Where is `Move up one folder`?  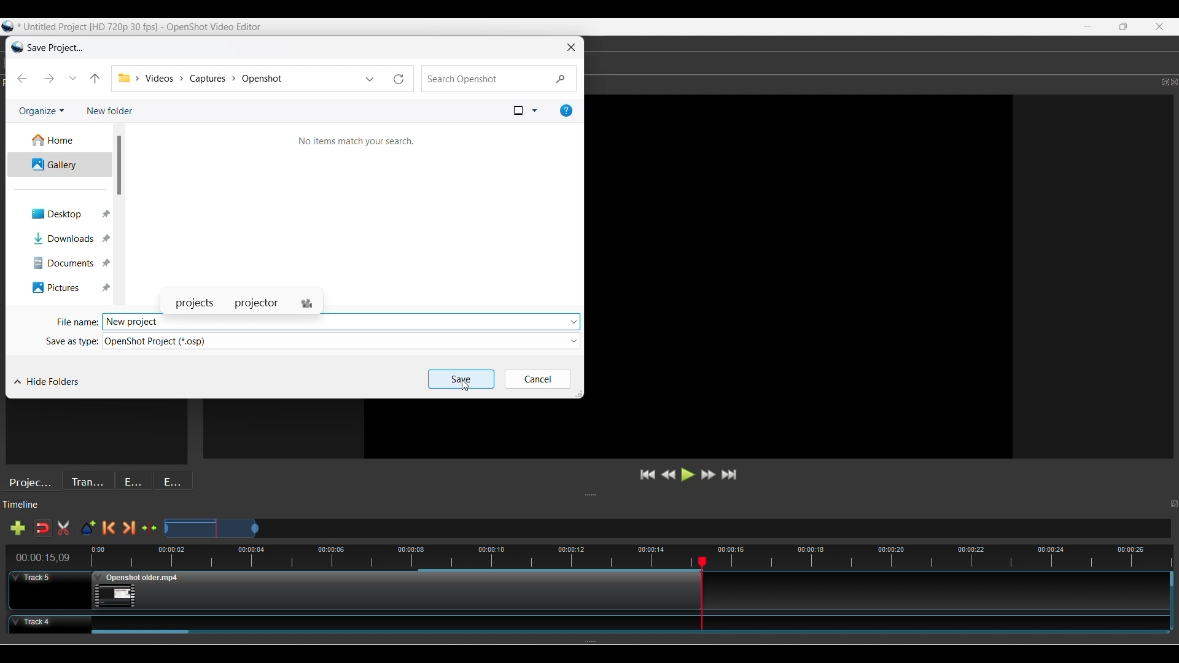 Move up one folder is located at coordinates (95, 78).